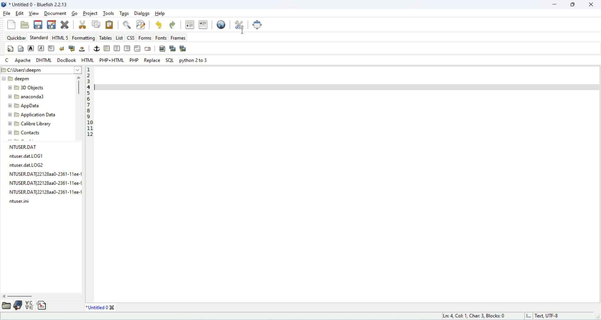 This screenshot has width=601, height=320. What do you see at coordinates (172, 25) in the screenshot?
I see `redo` at bounding box center [172, 25].